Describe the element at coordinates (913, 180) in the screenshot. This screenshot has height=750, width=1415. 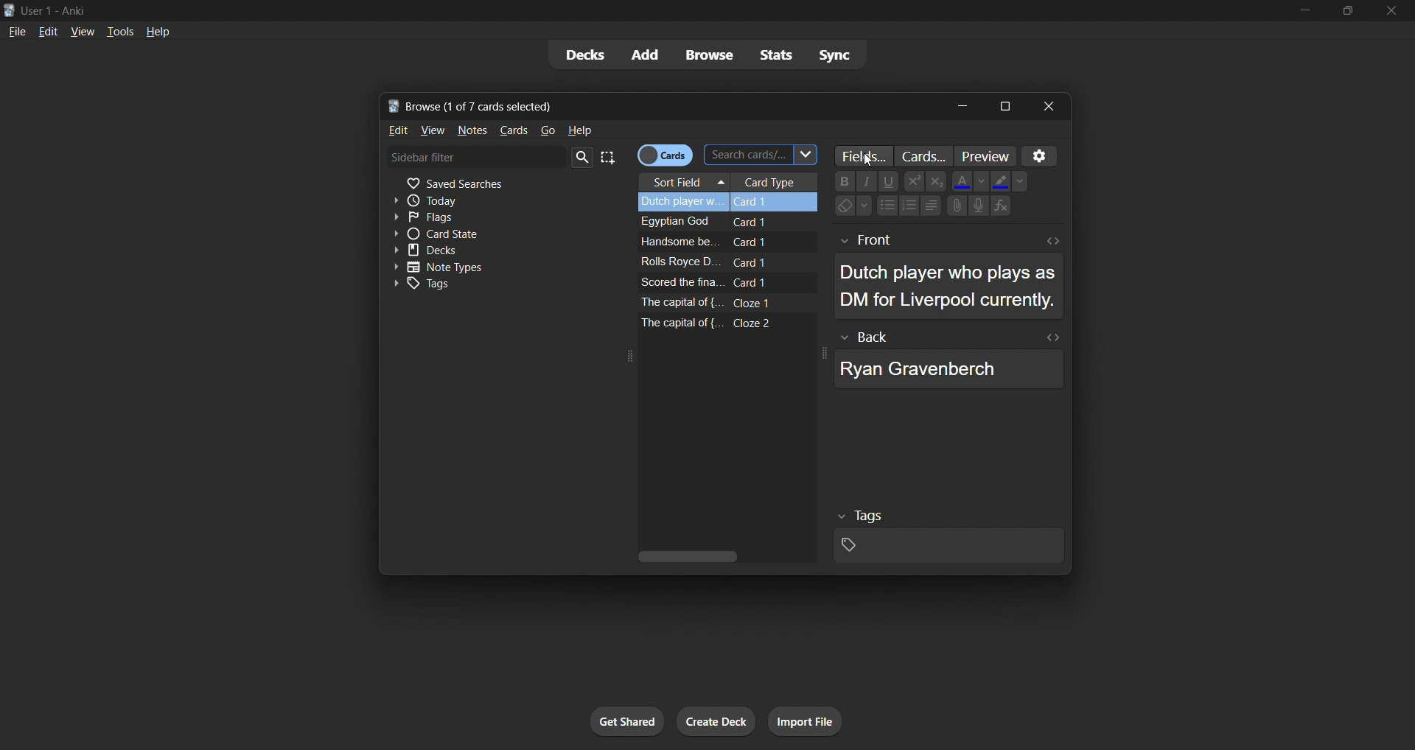
I see `Power` at that location.